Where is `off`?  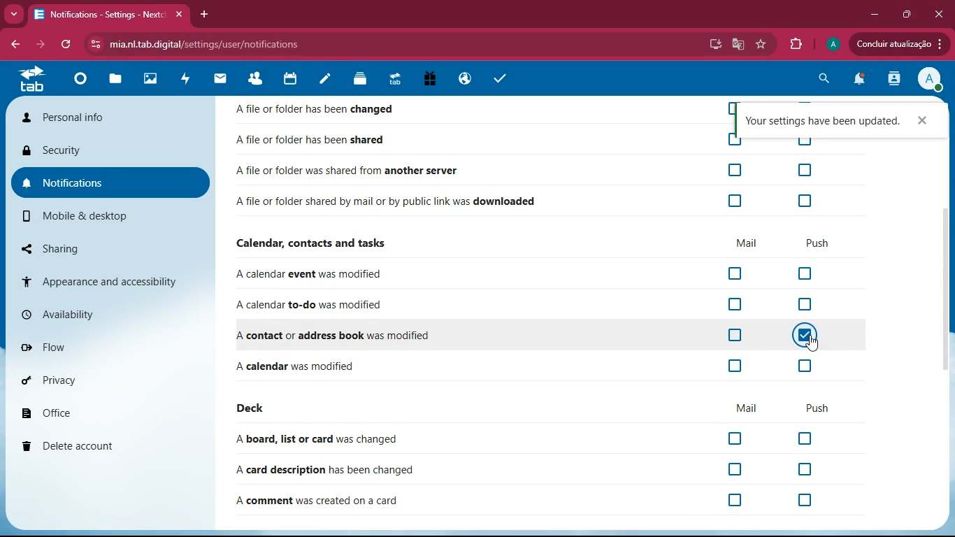
off is located at coordinates (734, 306).